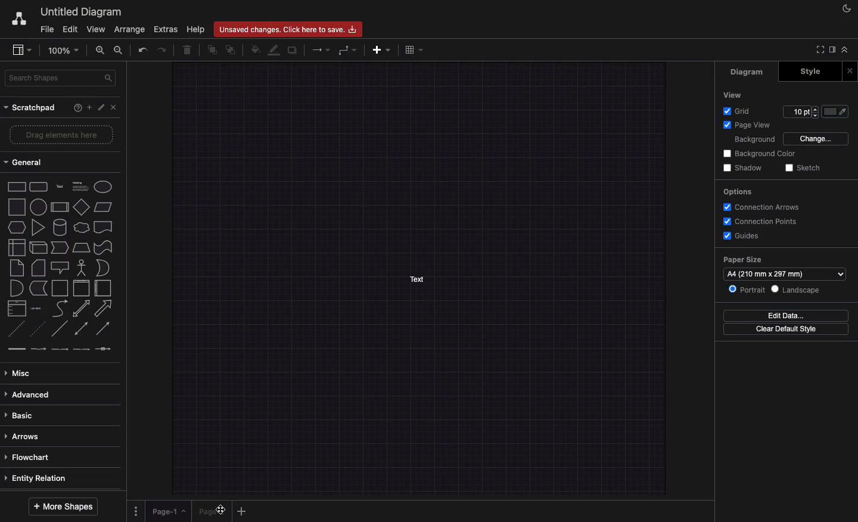 The image size is (858, 522). I want to click on Page view, so click(748, 125).